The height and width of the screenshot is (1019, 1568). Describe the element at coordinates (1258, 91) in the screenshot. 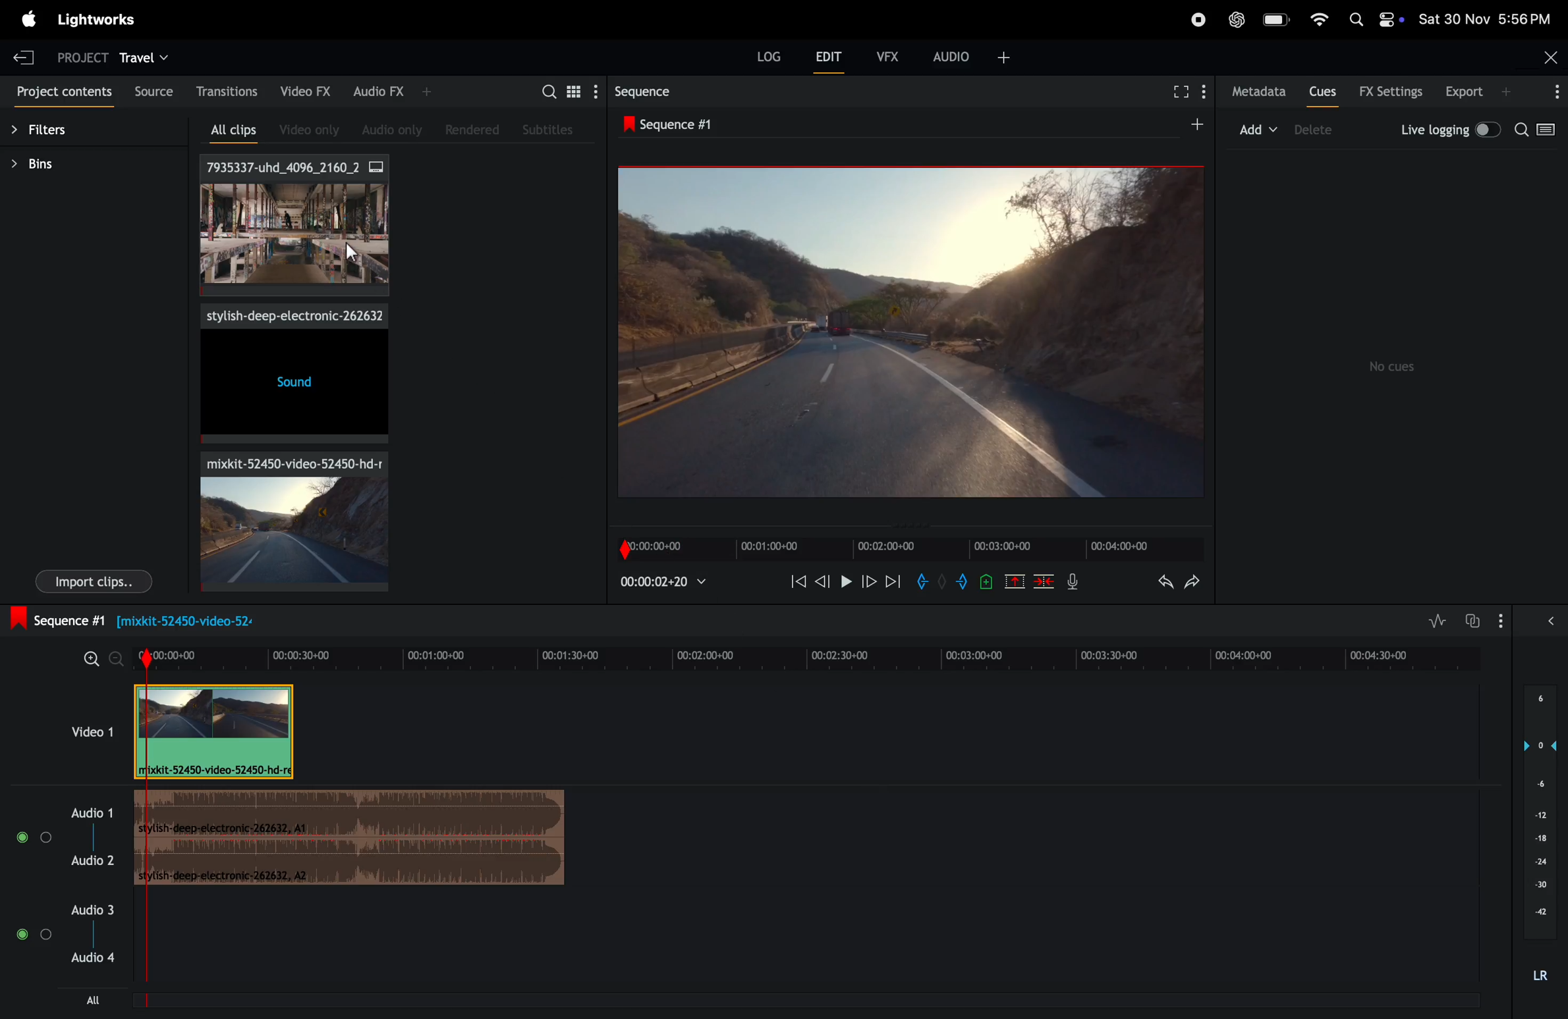

I see `metadata` at that location.